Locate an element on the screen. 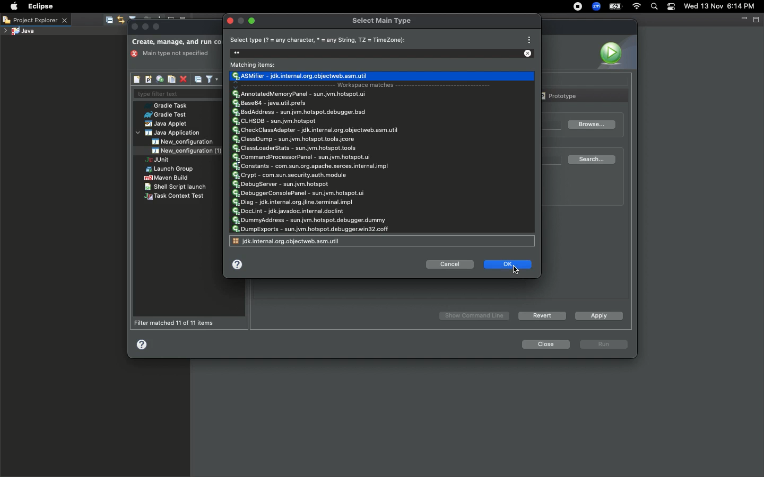 This screenshot has width=764, height=477. Java project is located at coordinates (19, 32).